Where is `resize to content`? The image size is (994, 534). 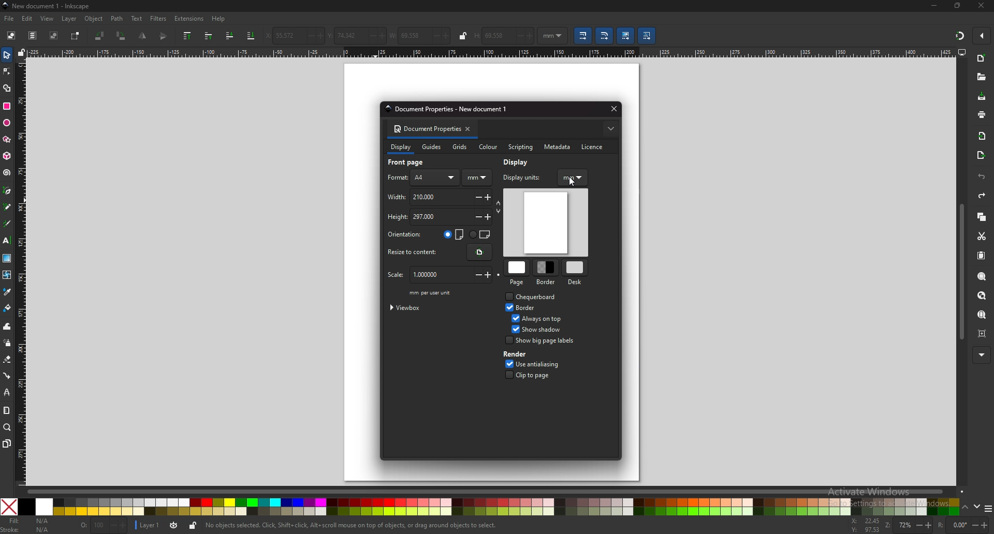 resize to content is located at coordinates (416, 253).